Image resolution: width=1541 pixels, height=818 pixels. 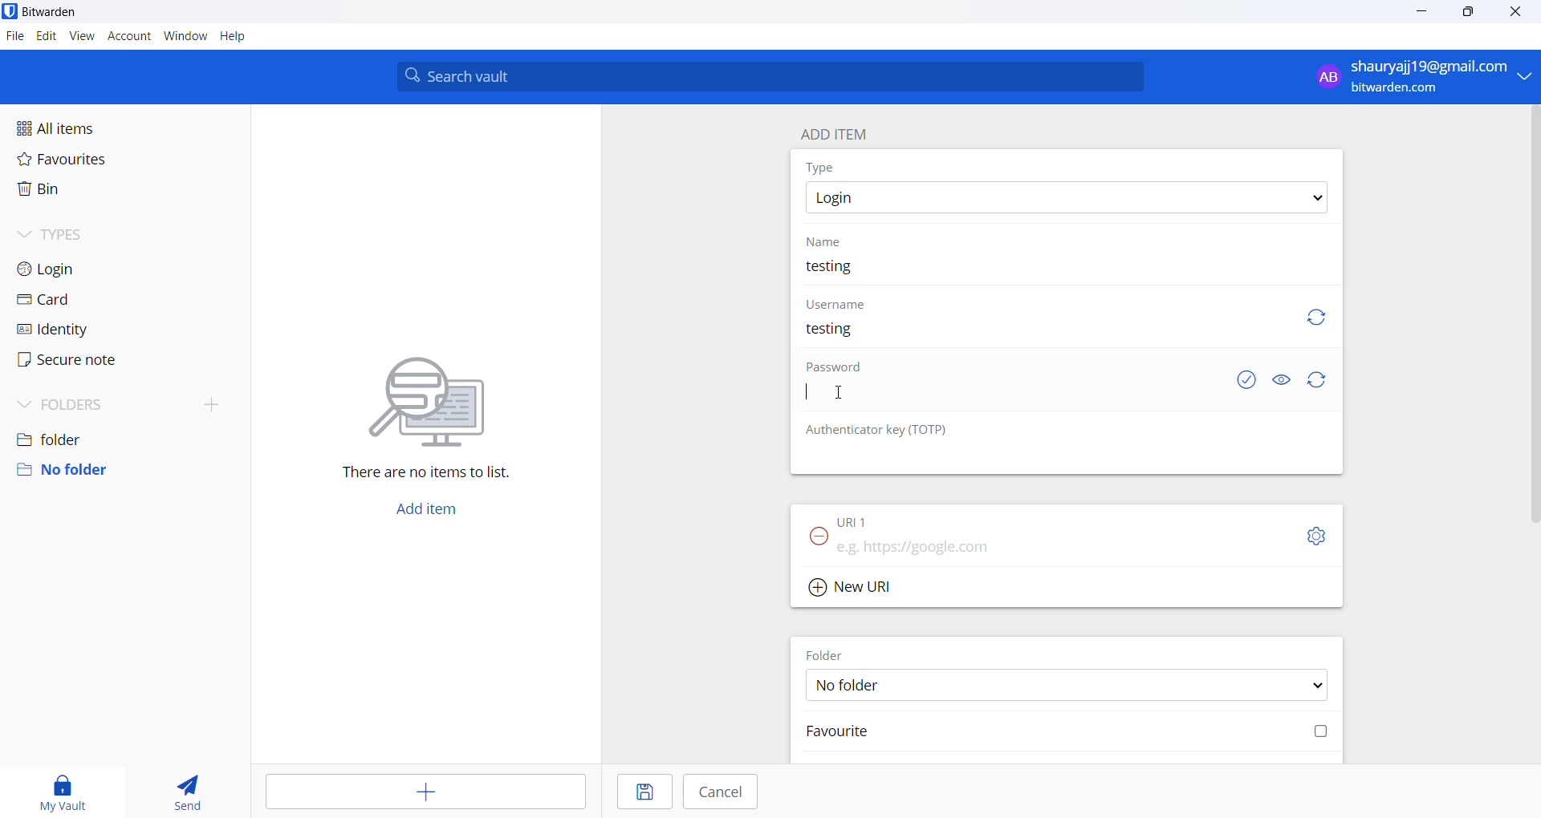 What do you see at coordinates (770, 75) in the screenshot?
I see `search bar` at bounding box center [770, 75].